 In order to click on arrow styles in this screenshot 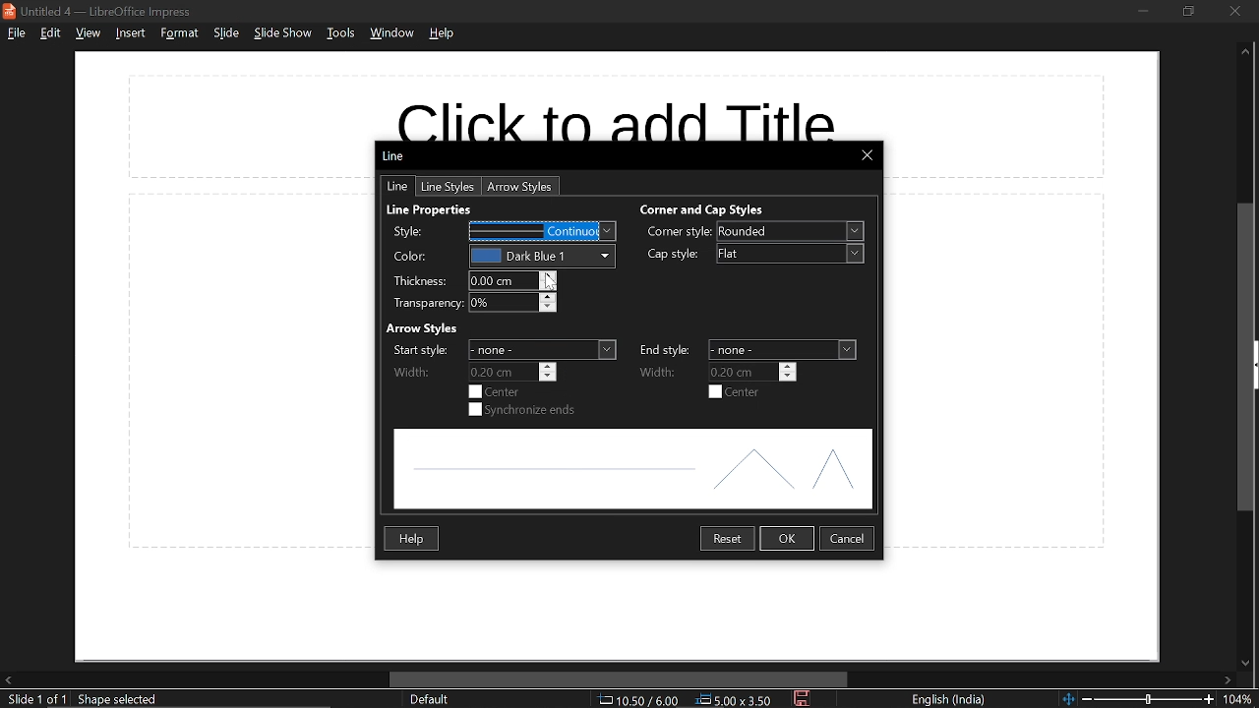, I will do `click(520, 187)`.